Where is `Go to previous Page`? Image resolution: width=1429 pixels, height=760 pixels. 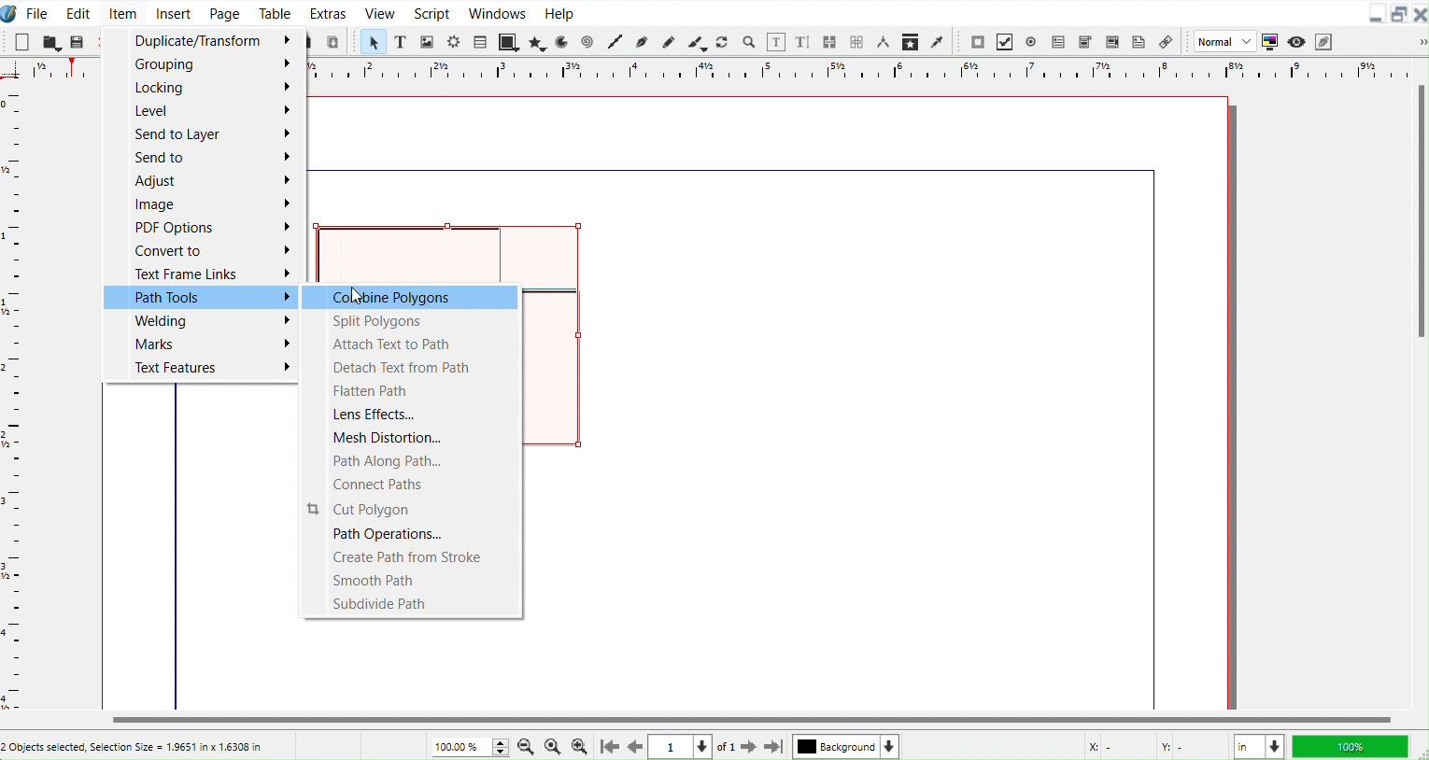 Go to previous Page is located at coordinates (636, 747).